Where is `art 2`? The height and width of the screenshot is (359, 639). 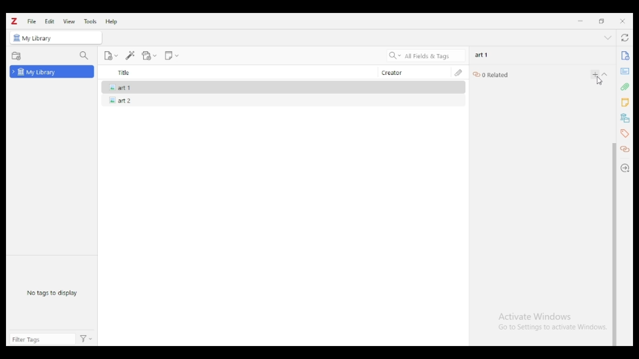 art 2 is located at coordinates (118, 100).